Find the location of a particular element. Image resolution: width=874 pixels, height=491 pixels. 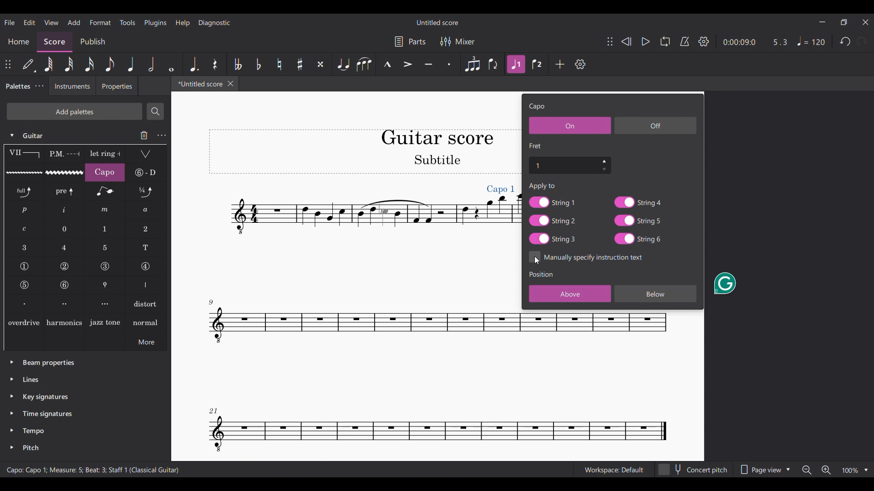

Capo is located at coordinates (105, 172).